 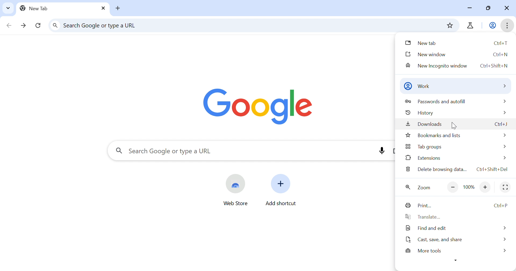 What do you see at coordinates (506, 9) in the screenshot?
I see `Close` at bounding box center [506, 9].